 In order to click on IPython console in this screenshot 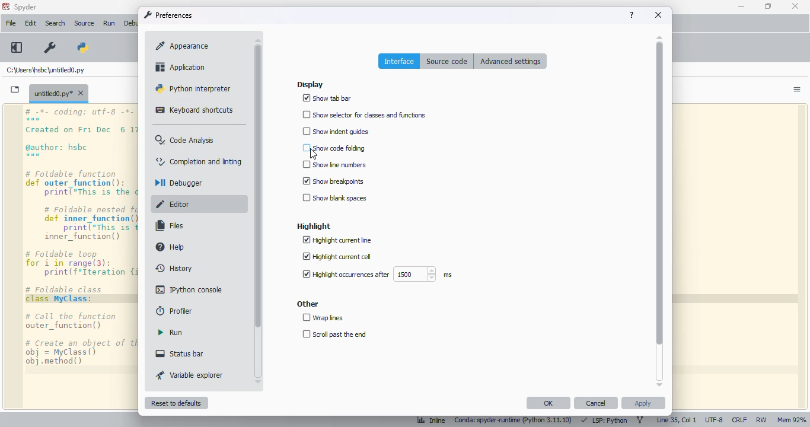, I will do `click(190, 289)`.